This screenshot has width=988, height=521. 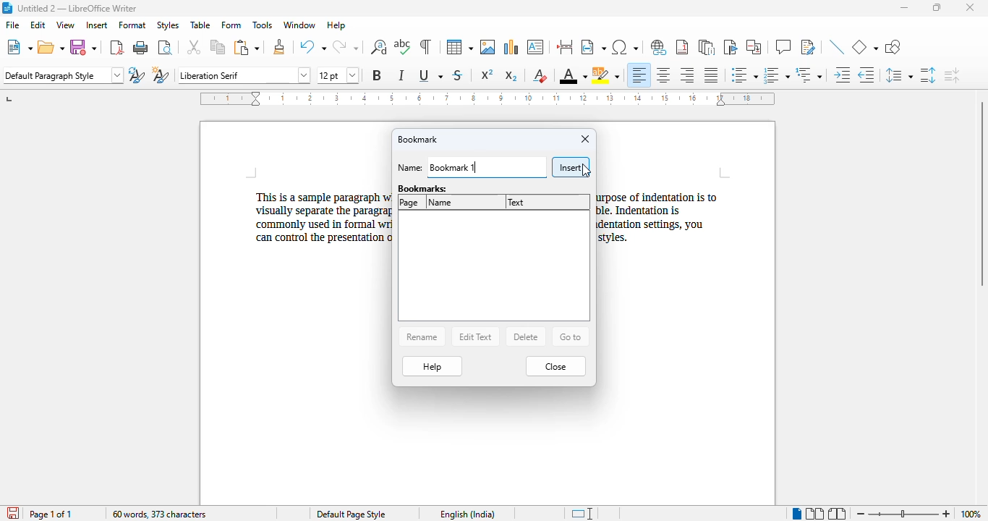 I want to click on undo, so click(x=312, y=46).